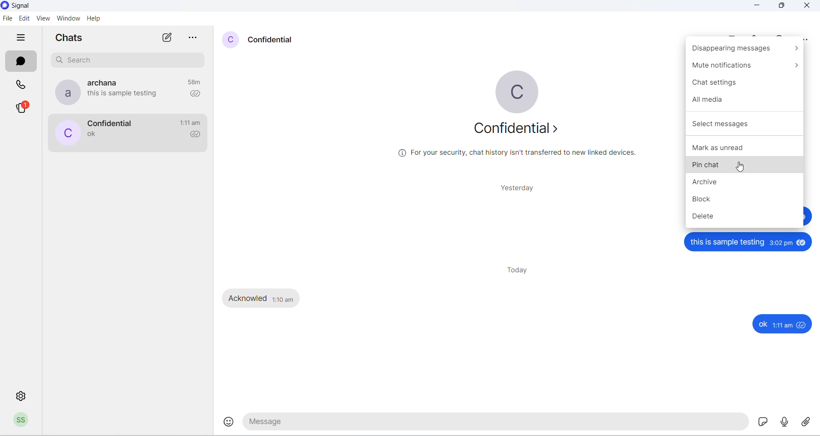 The width and height of the screenshot is (820, 436). What do you see at coordinates (24, 107) in the screenshot?
I see `stories` at bounding box center [24, 107].